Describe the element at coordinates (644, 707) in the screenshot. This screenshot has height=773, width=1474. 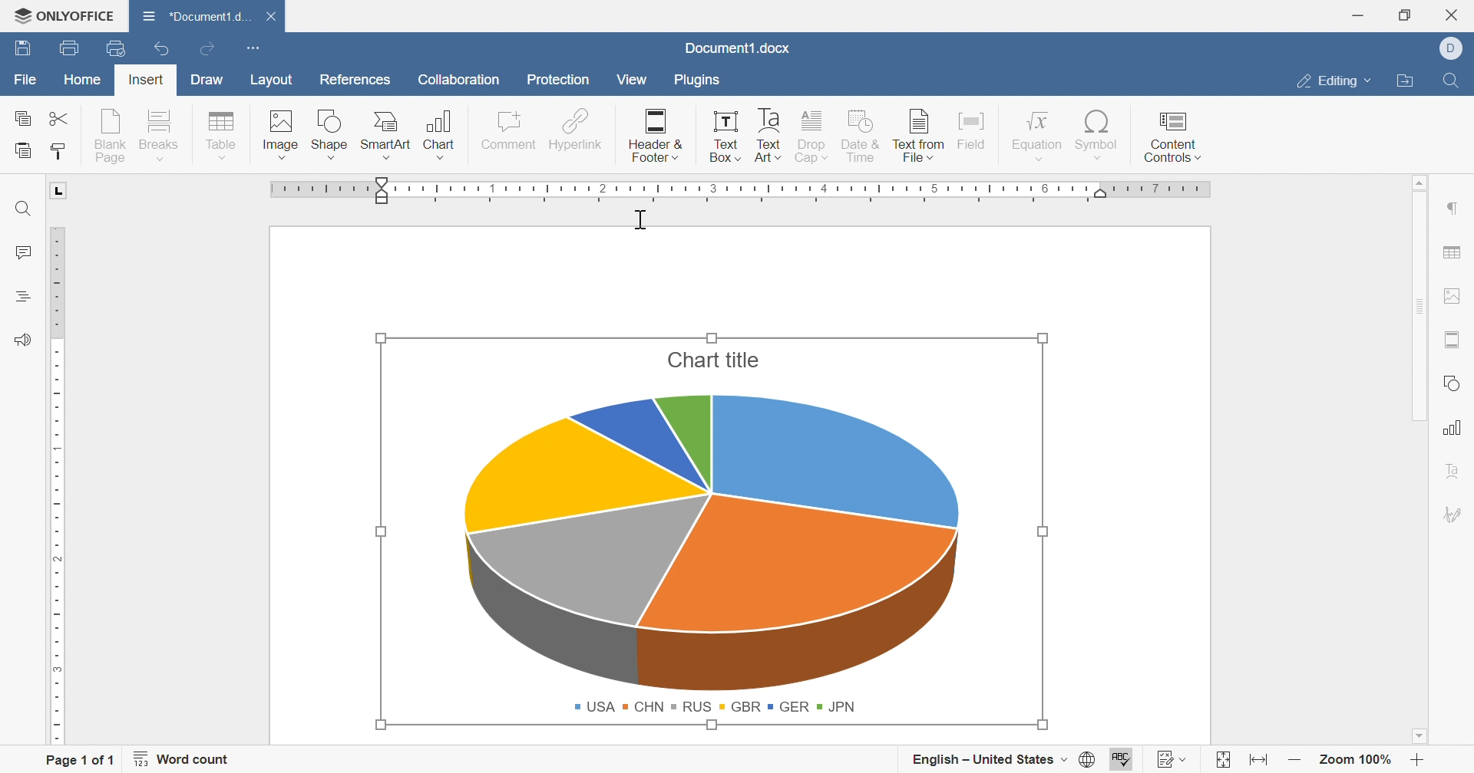
I see `CHN` at that location.